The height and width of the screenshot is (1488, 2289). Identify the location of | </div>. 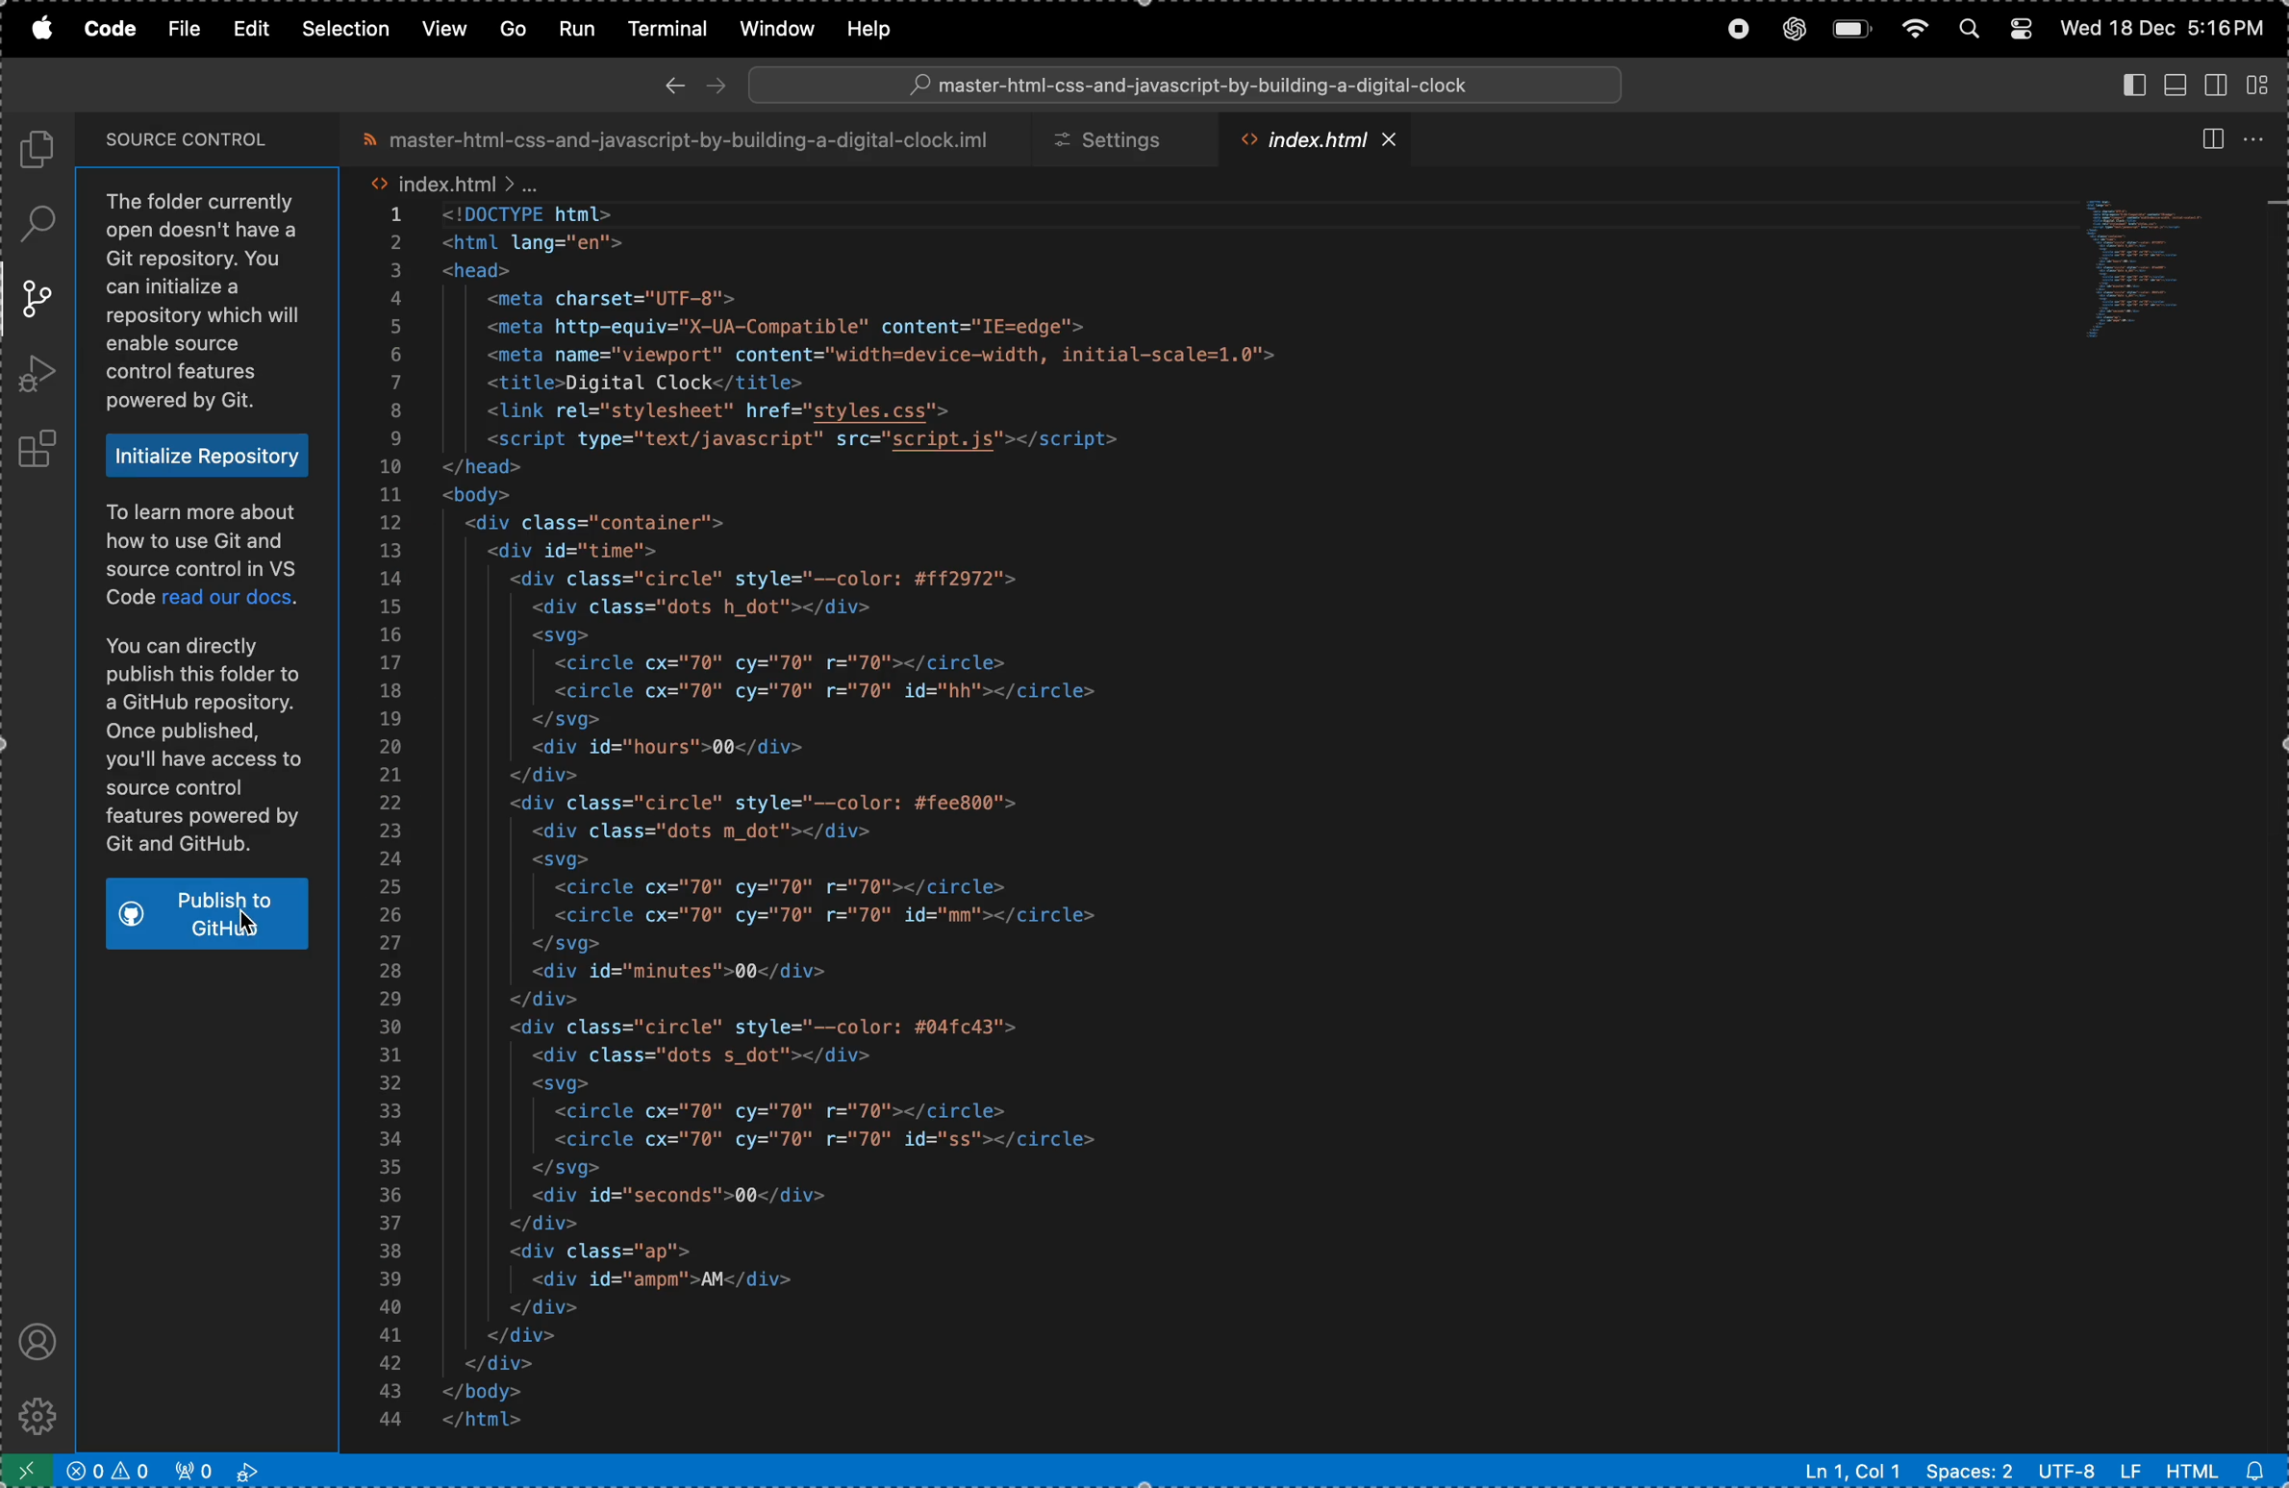
(533, 1337).